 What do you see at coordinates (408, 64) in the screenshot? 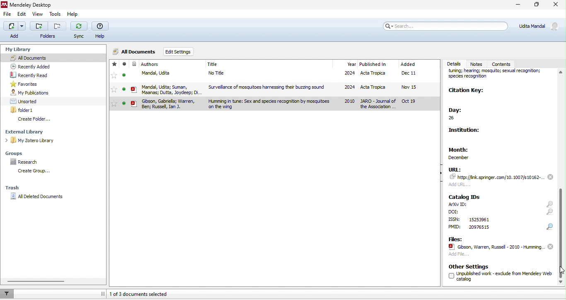
I see `added month` at bounding box center [408, 64].